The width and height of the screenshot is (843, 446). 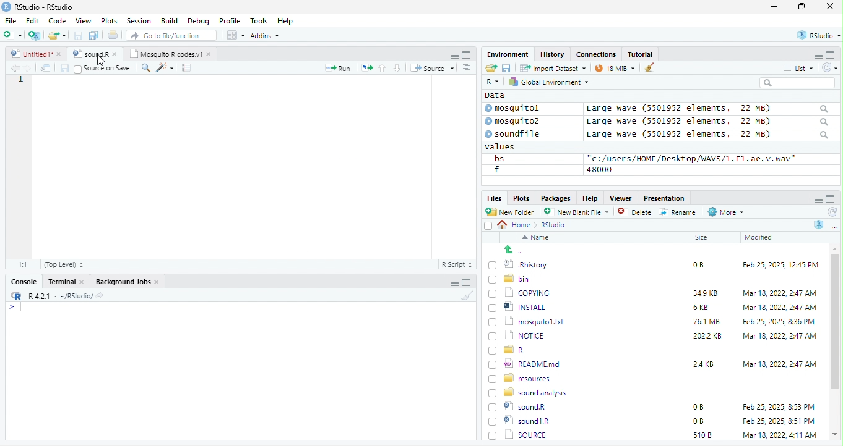 What do you see at coordinates (64, 68) in the screenshot?
I see `save` at bounding box center [64, 68].